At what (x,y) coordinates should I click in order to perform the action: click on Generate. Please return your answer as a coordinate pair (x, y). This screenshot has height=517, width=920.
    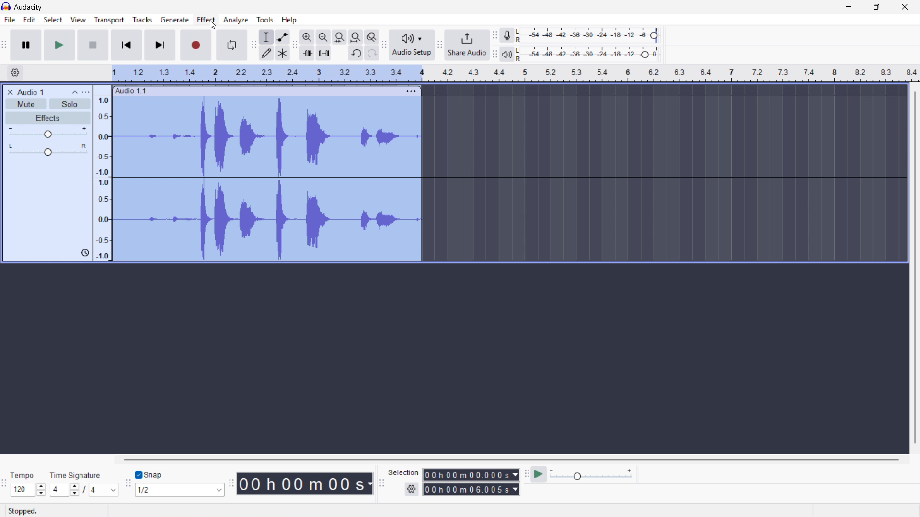
    Looking at the image, I should click on (174, 20).